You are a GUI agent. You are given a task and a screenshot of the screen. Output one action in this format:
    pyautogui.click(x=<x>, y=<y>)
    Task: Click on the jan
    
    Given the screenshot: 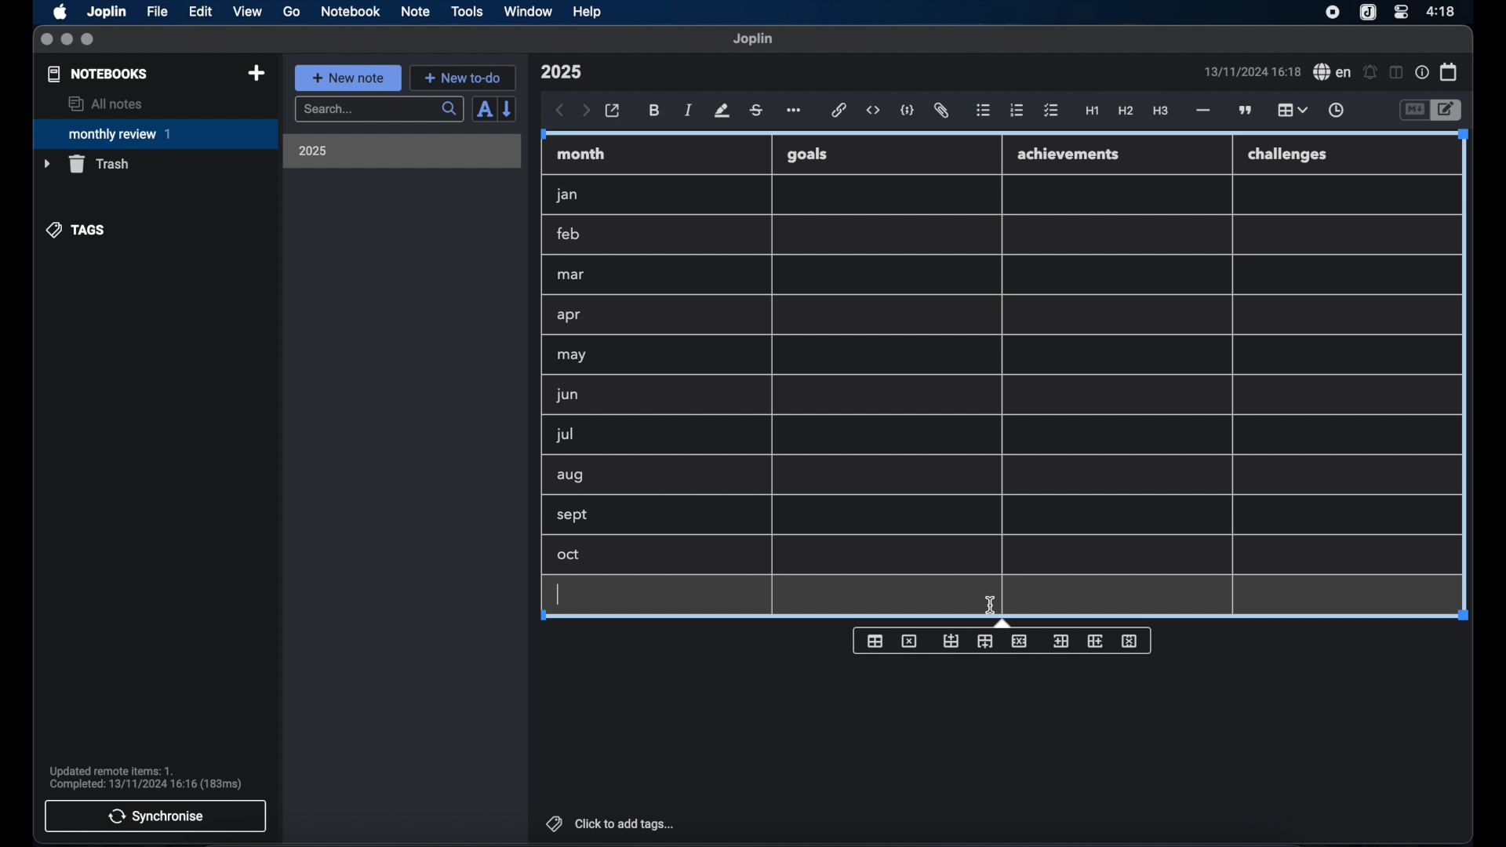 What is the action you would take?
    pyautogui.click(x=567, y=195)
    